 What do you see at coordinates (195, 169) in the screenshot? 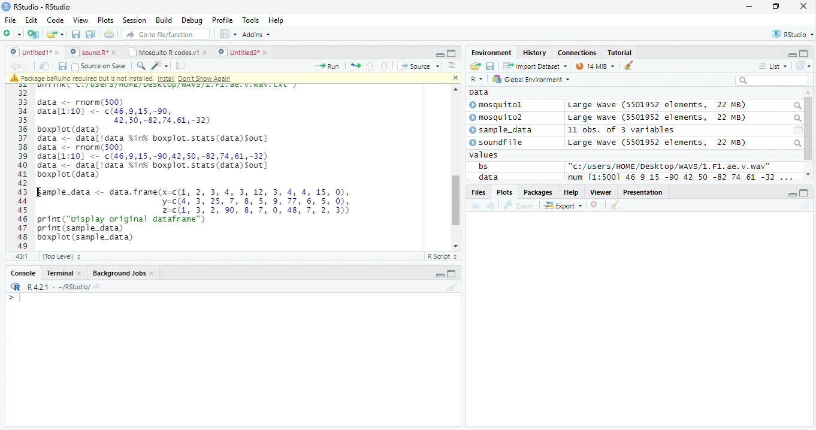
I see `data <- rnorm(500)
data[1:10] <- c(46,9,15,-90,
42,50,-82,74,61,-32)

boxplot (data)

data <- datal!data %in% boxplot.stats (data) Sout]

data <- rnorm(500)

data[1:10] <- c(46,9,15,-90,42,50,-82,74,61,-32)

data <- data['data %im% boxplot.stats (data) Sout]

boxplot (data)

herpre dsc <- data.frame(x-c(i, 2, 3, 4, 3, 12, 3, 4, 4, 15, 0),
y-c(4, 3, 25,7, 8,5, 9,77, 6,5, 0),
2-c(1, 3, 2, 90, 8, 7, 0, 48, 7, 2, 3))

print("pisplay original dataframe”)

print (sample_data)

boxplot (sample_data)` at bounding box center [195, 169].